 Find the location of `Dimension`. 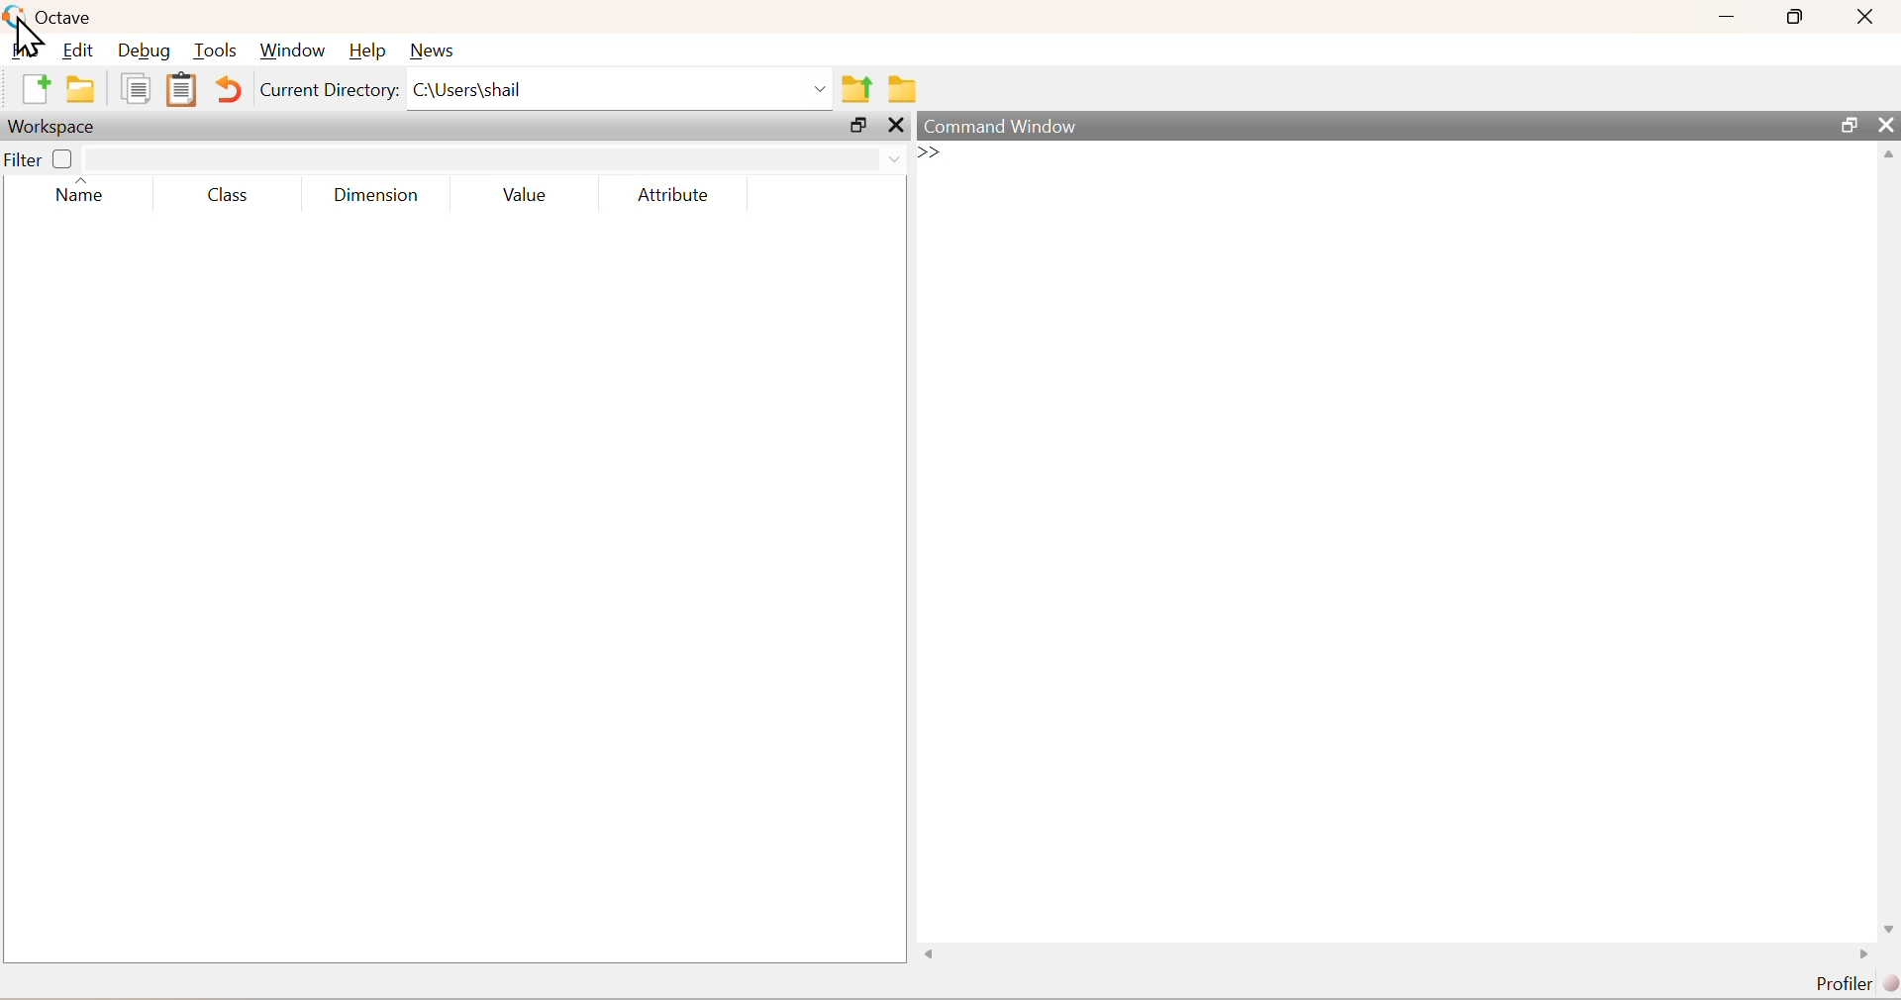

Dimension is located at coordinates (377, 196).